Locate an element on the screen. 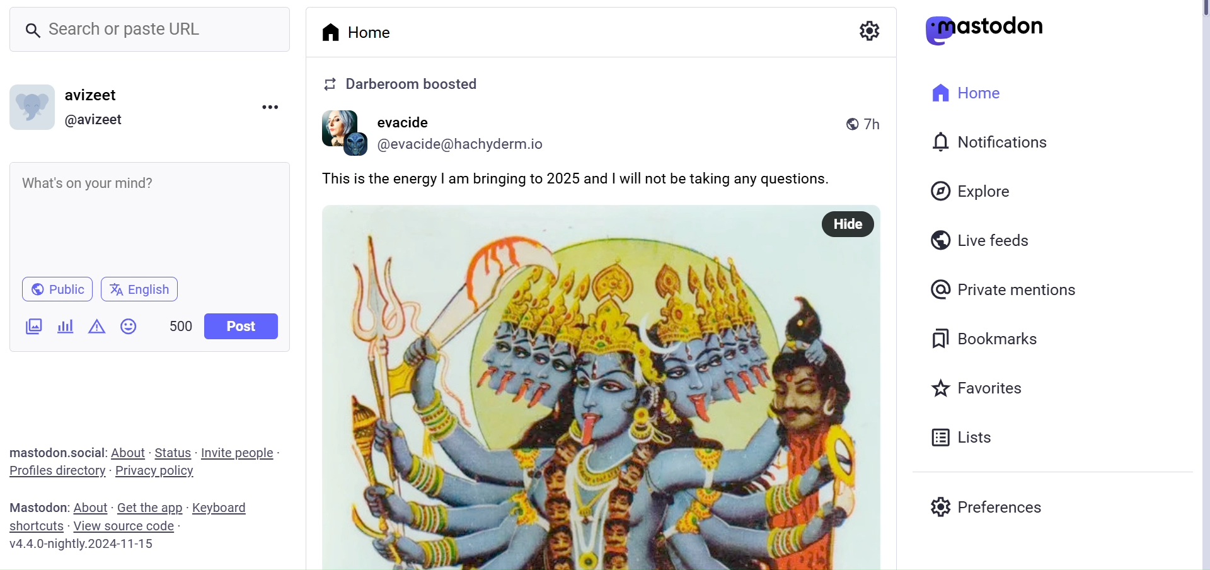 This screenshot has width=1210, height=570. Private mentions is located at coordinates (1005, 289).